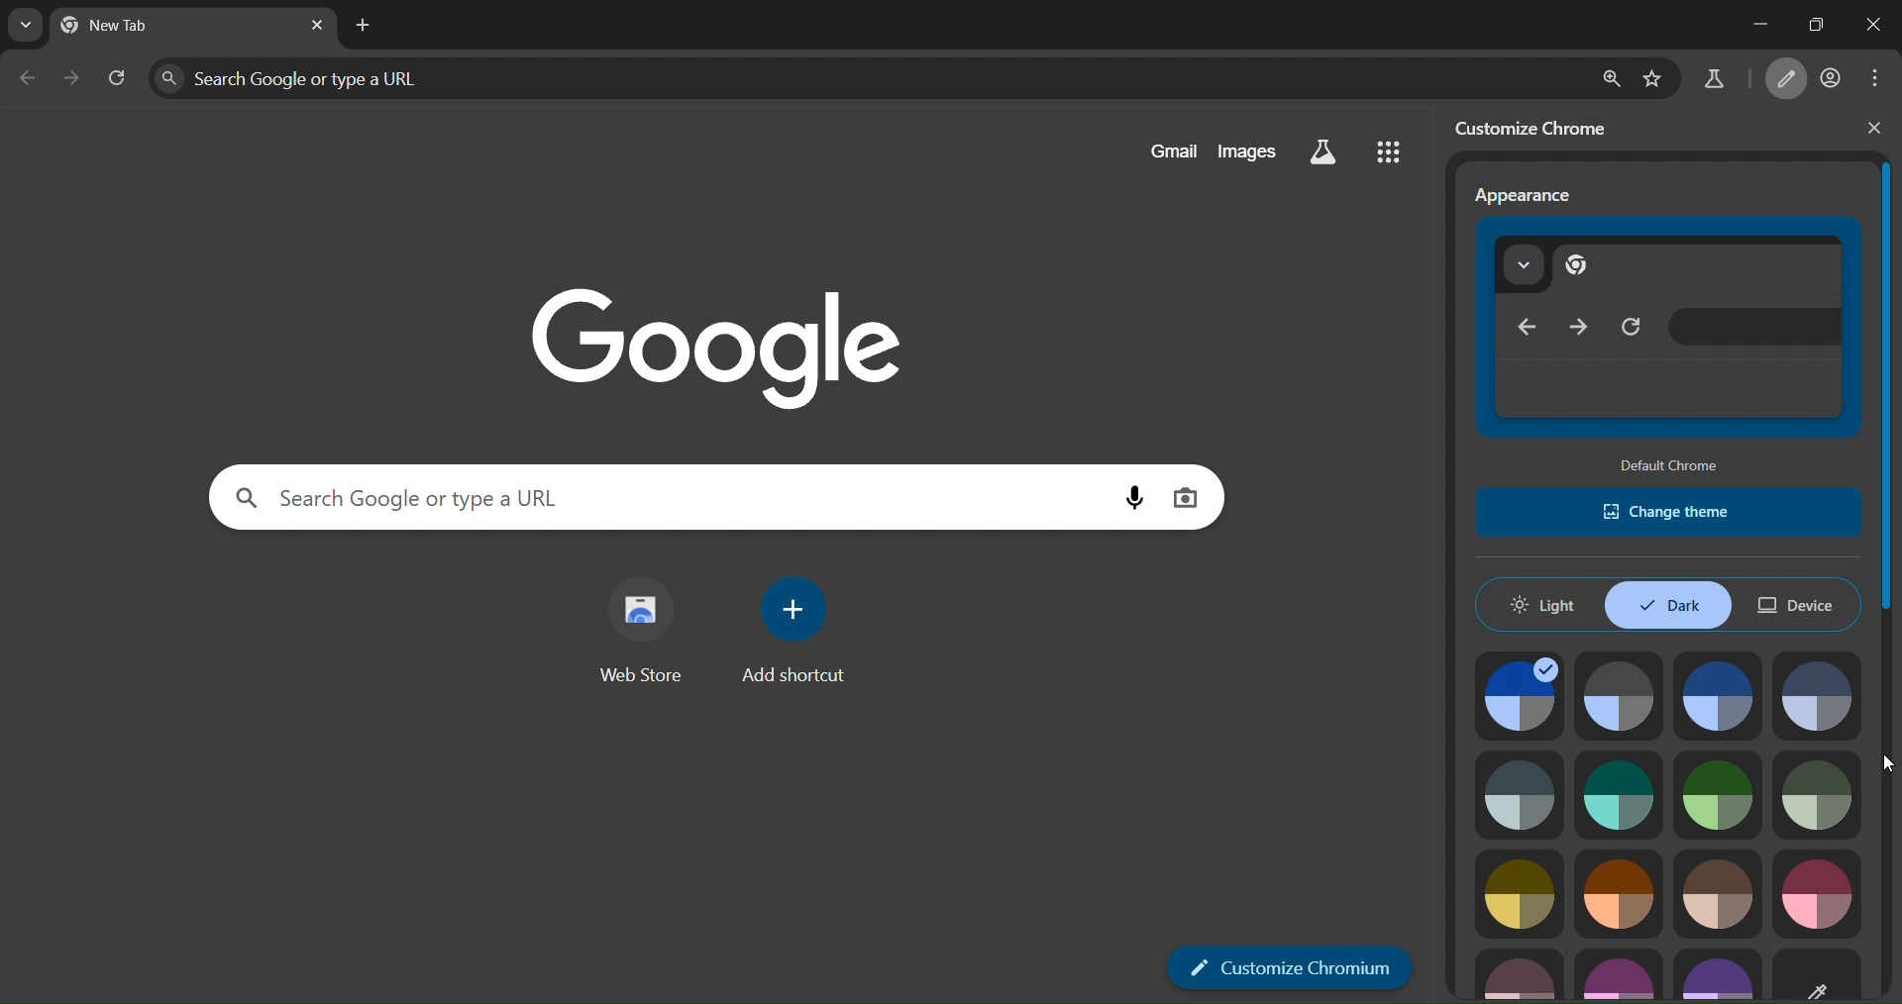 Image resolution: width=1902 pixels, height=1004 pixels. What do you see at coordinates (1124, 501) in the screenshot?
I see `voice search` at bounding box center [1124, 501].